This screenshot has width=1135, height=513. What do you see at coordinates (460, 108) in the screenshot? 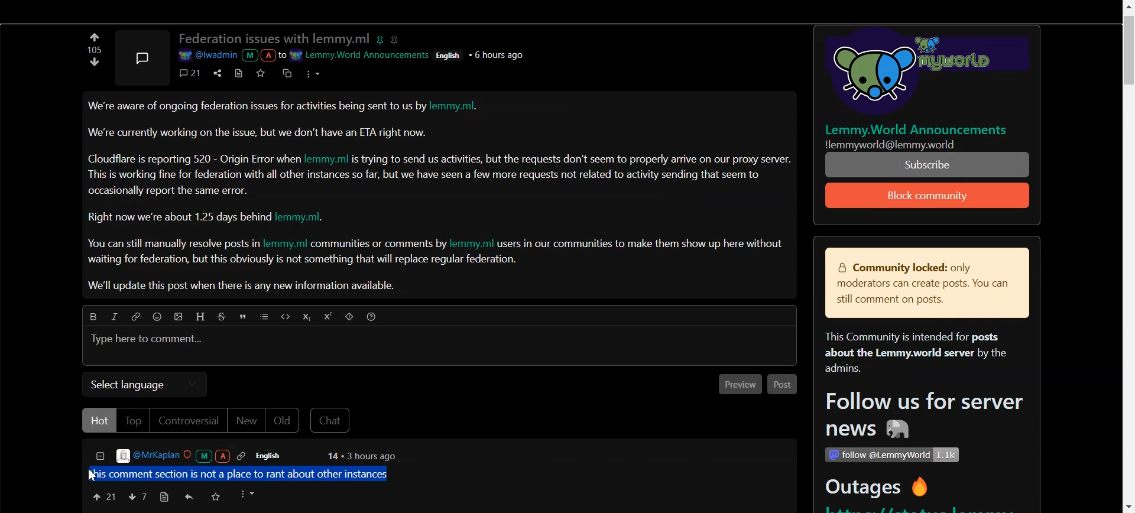
I see `lemmy.ml.` at bounding box center [460, 108].